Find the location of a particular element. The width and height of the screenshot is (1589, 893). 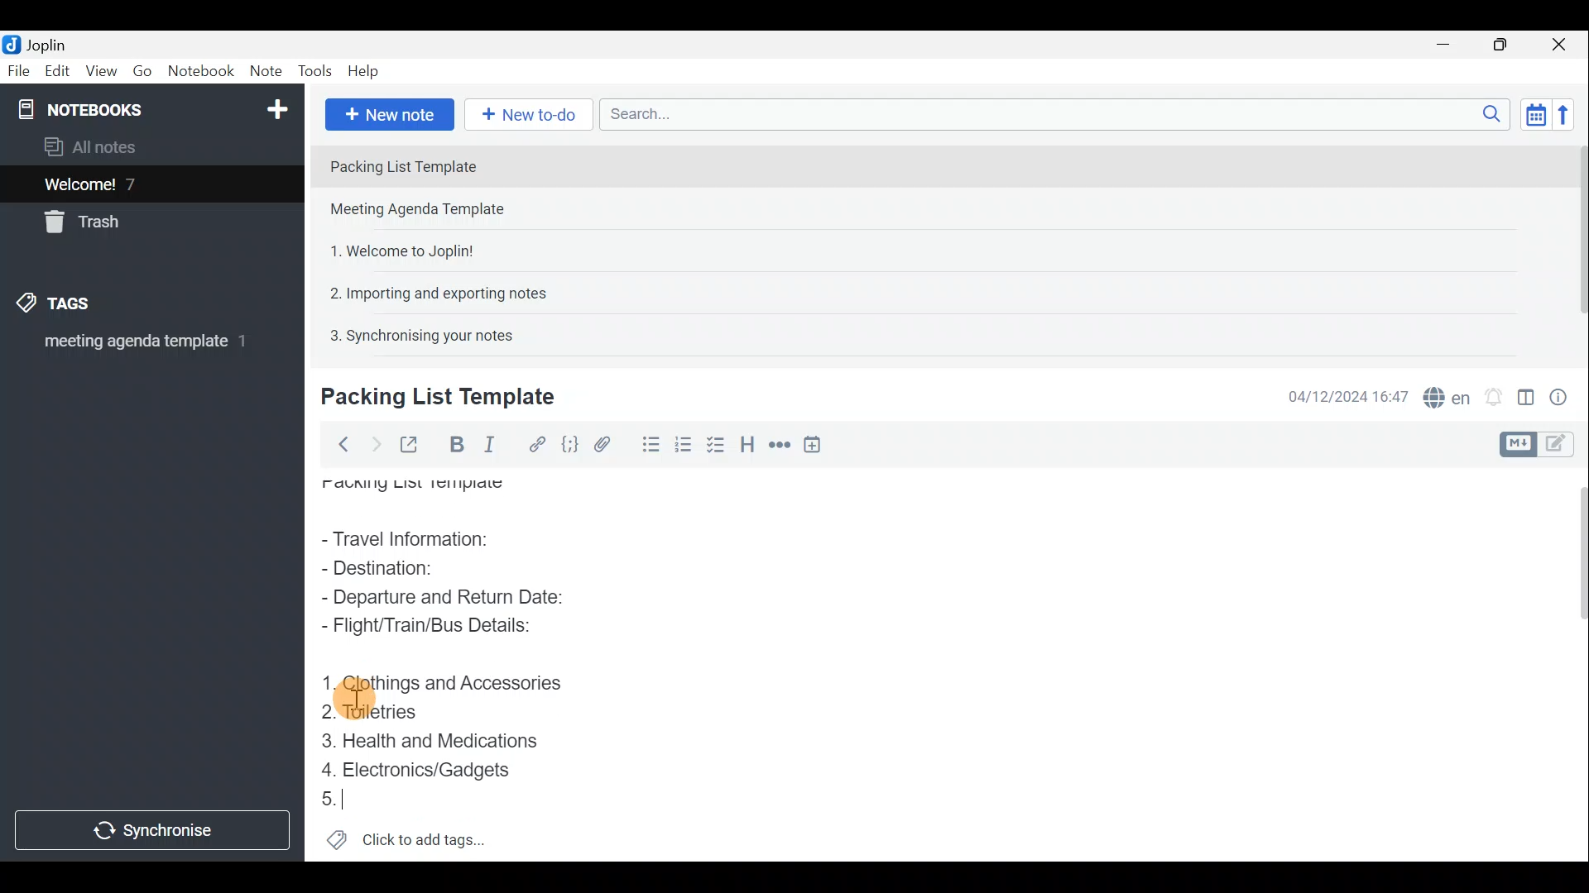

Health and Medications is located at coordinates (433, 738).